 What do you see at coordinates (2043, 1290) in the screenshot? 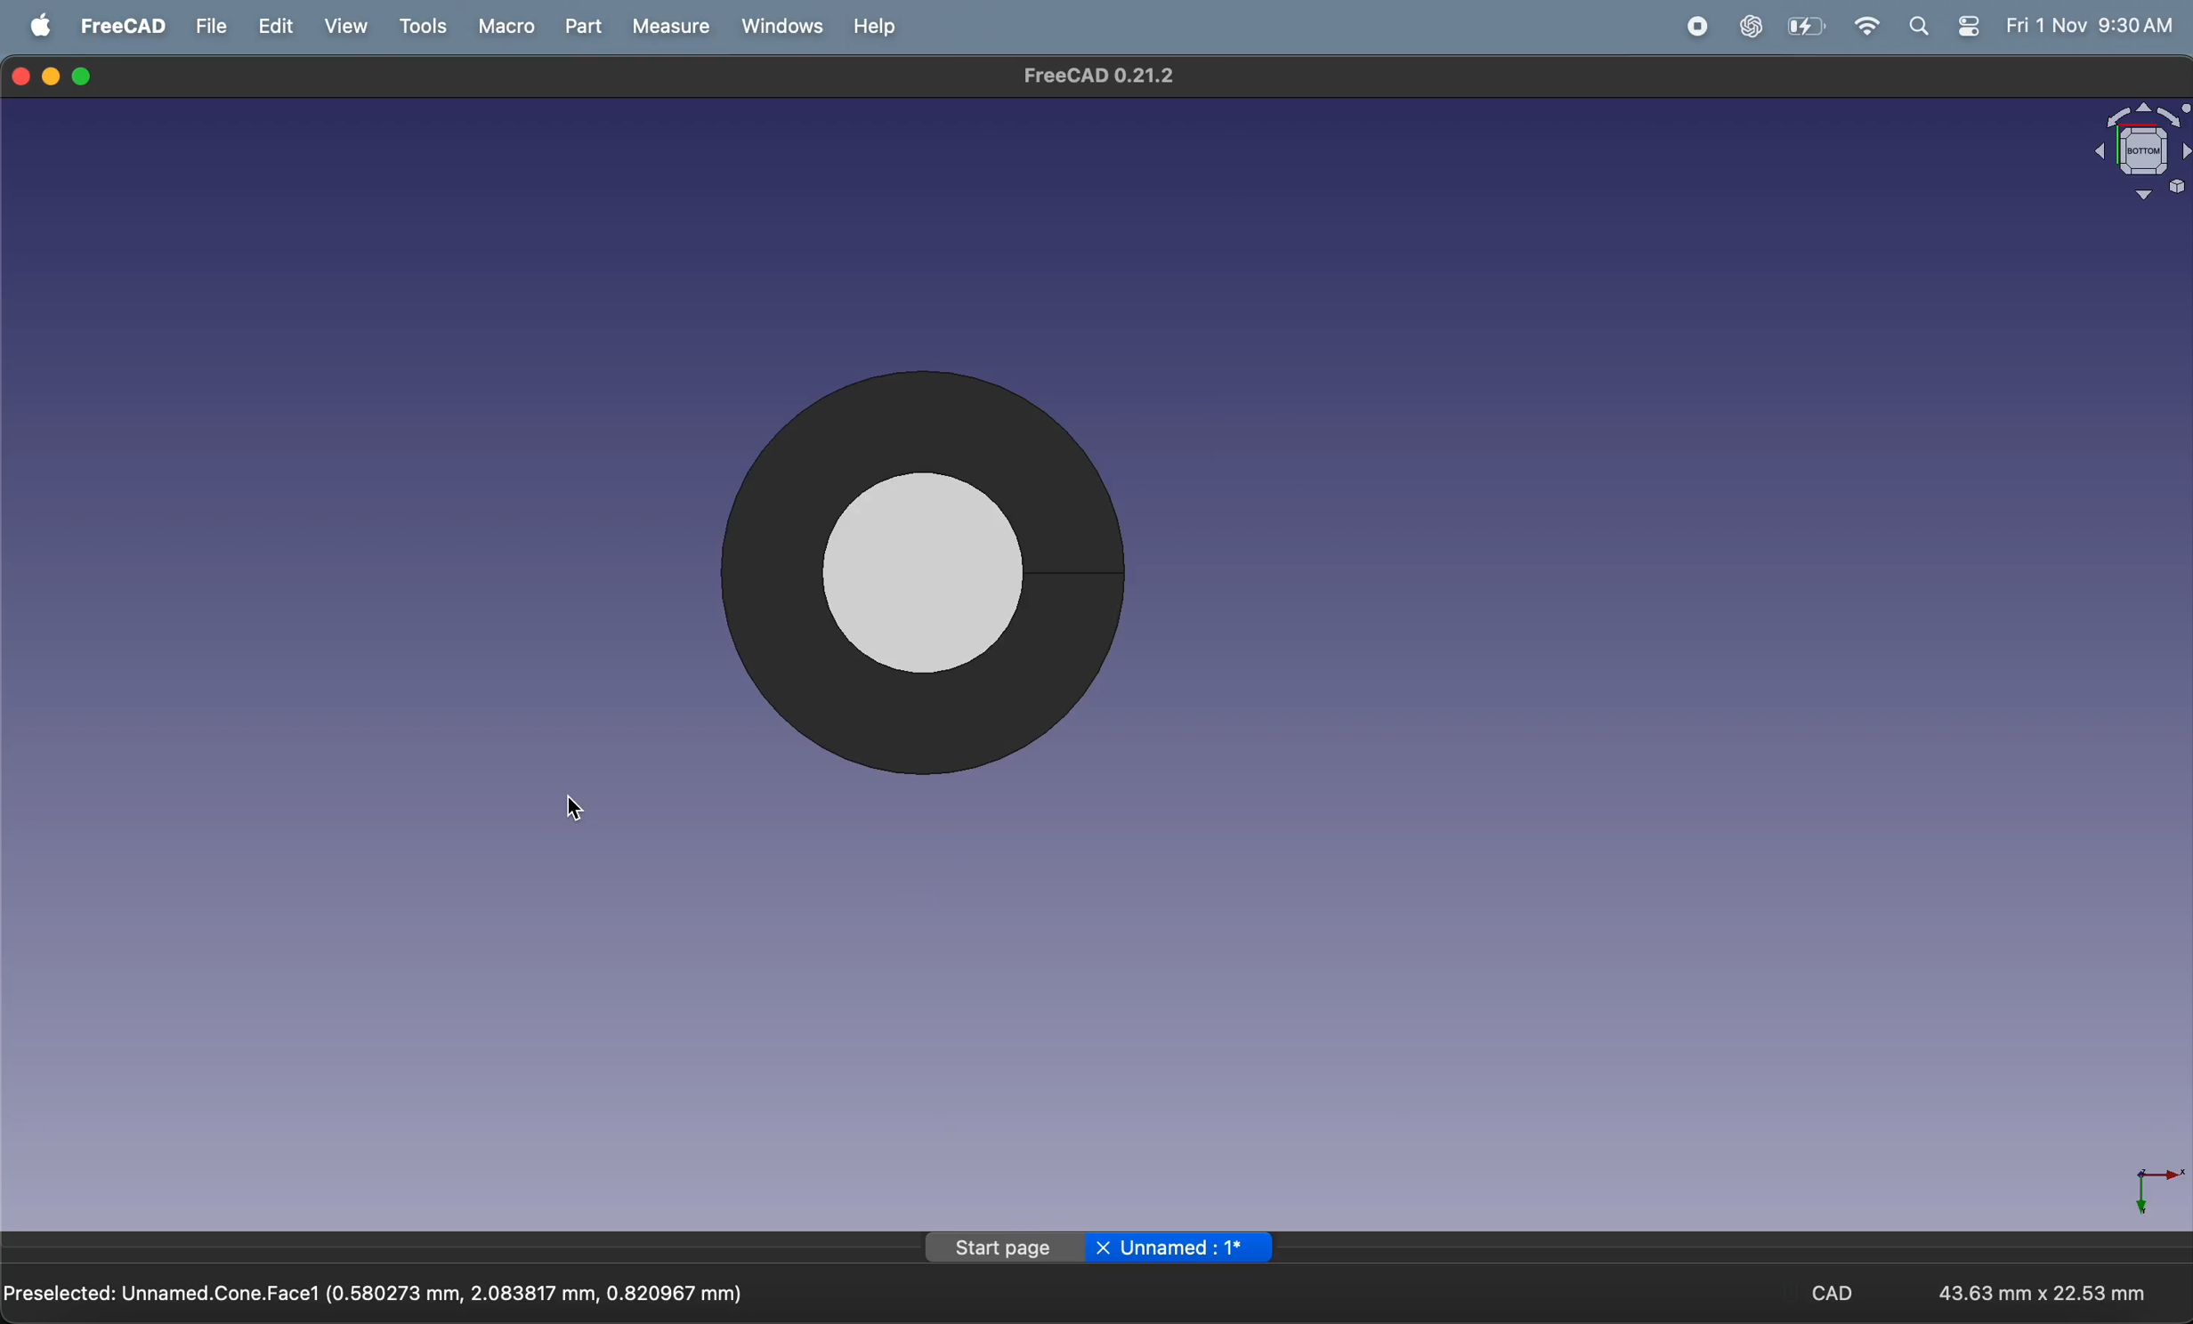
I see `43.63 mm x 22.53 mm` at bounding box center [2043, 1290].